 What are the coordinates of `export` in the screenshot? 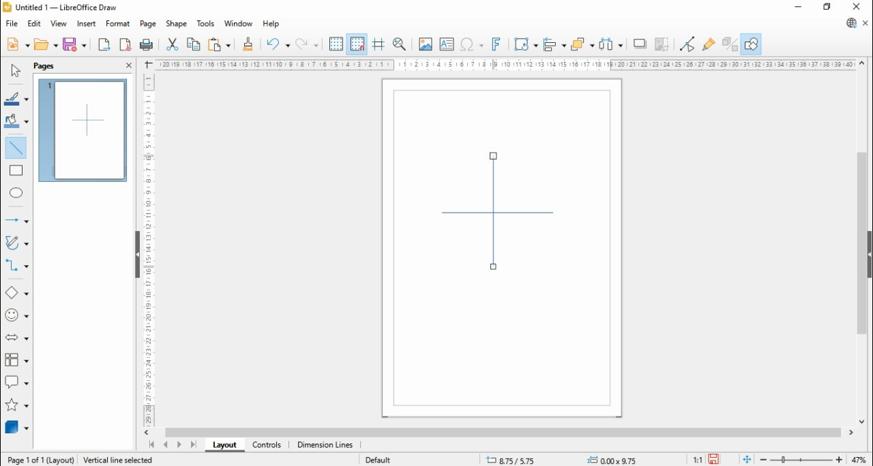 It's located at (104, 44).